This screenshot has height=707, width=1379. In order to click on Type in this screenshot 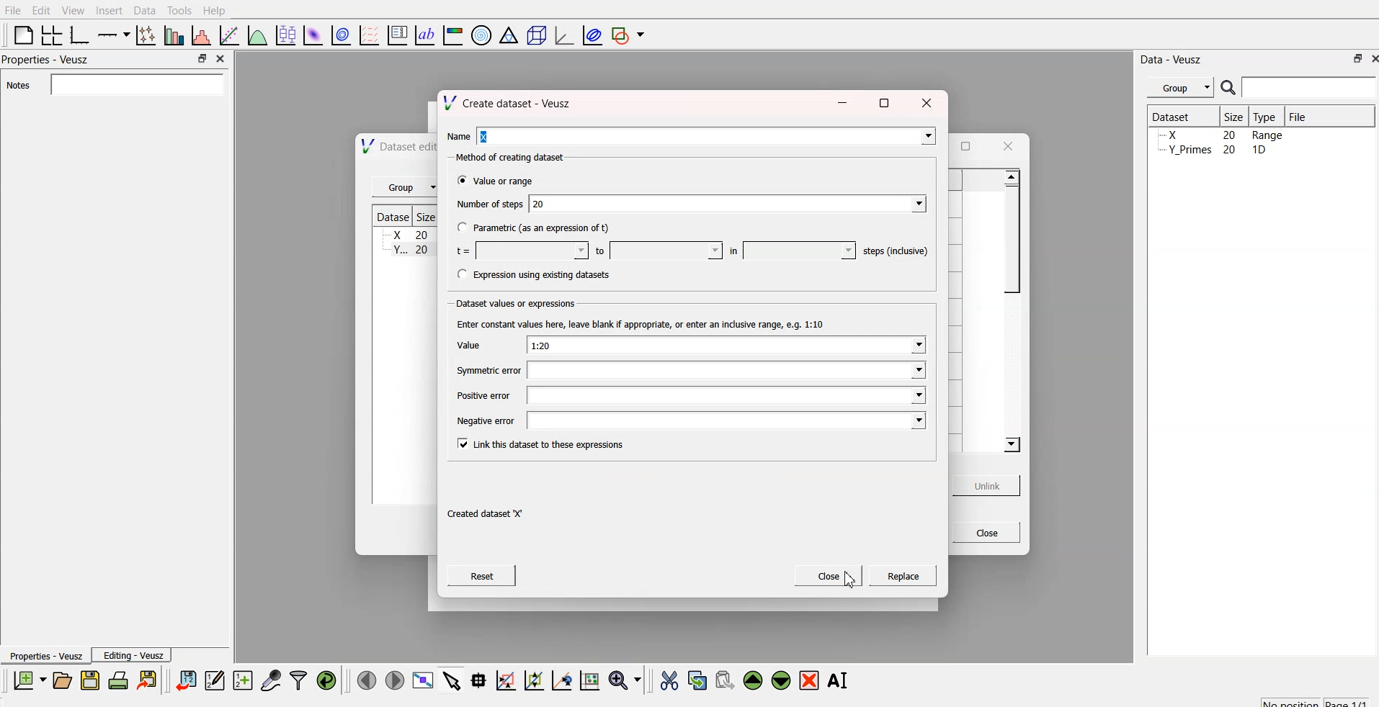, I will do `click(1268, 116)`.